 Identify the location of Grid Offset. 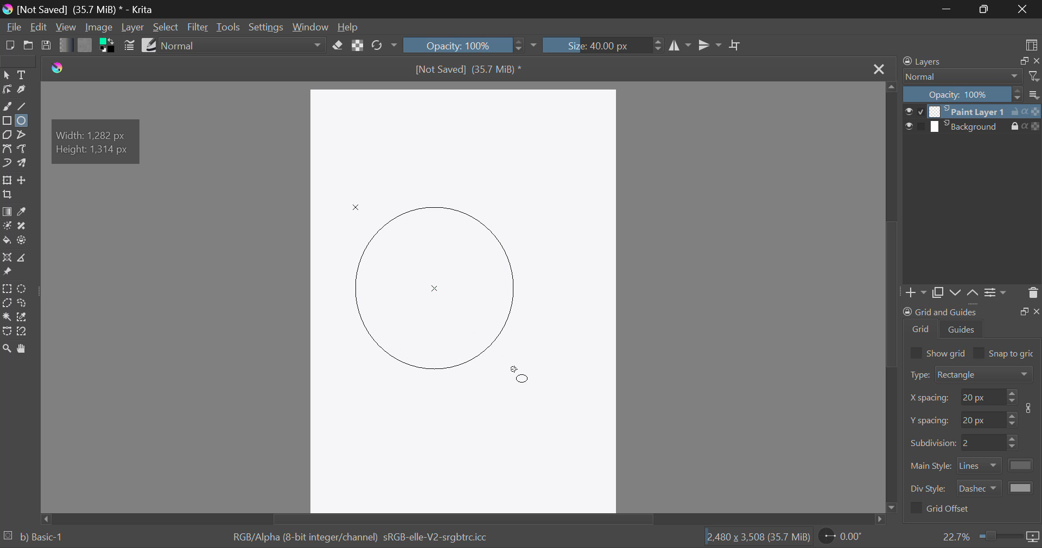
(942, 509).